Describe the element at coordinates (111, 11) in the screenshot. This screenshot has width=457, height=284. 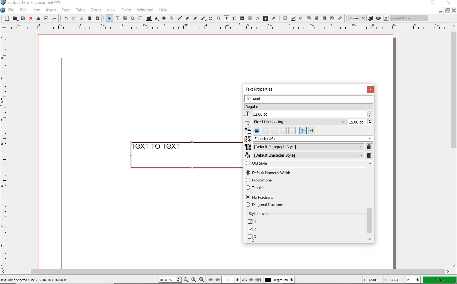
I see `view` at that location.